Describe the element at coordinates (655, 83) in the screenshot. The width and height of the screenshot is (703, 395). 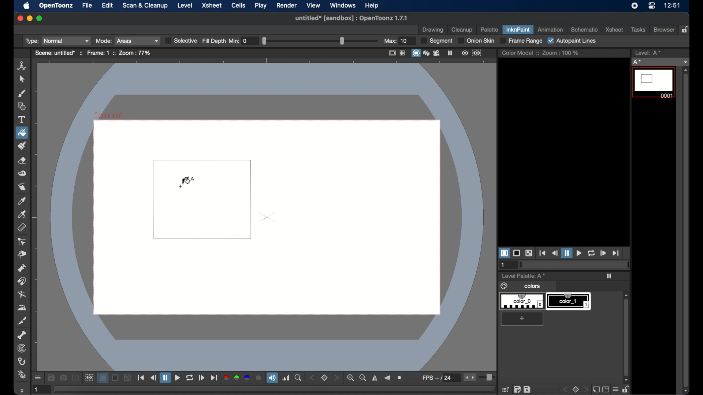
I see `level 0001` at that location.